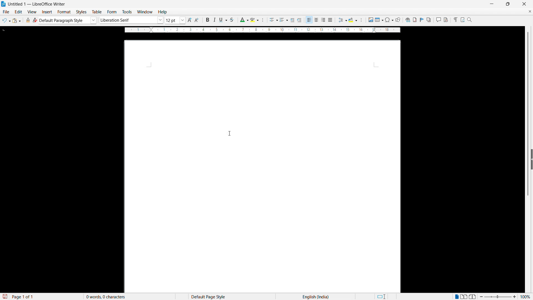  I want to click on Standard selection , so click(381, 297).